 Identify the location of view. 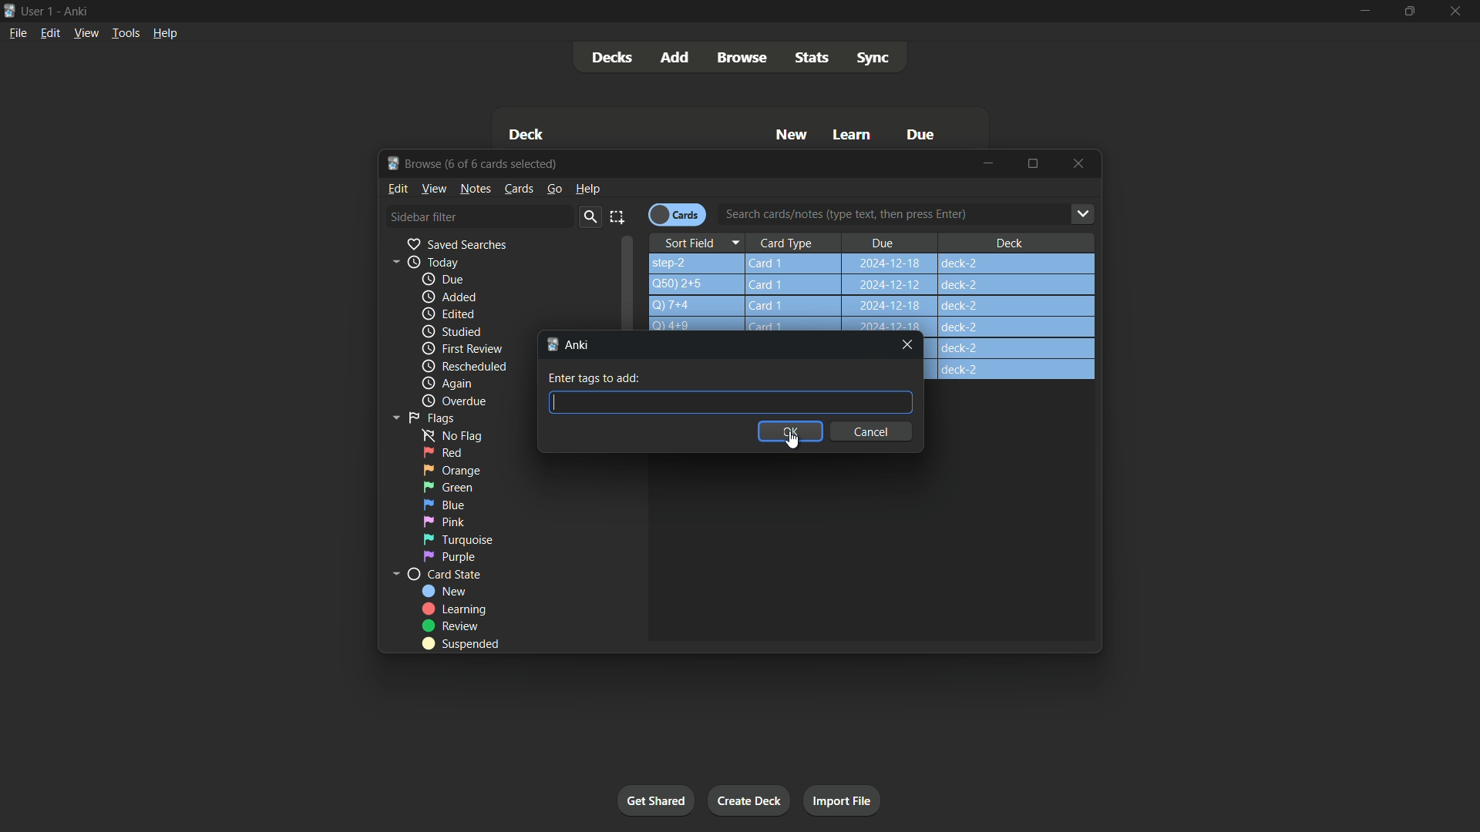
(435, 188).